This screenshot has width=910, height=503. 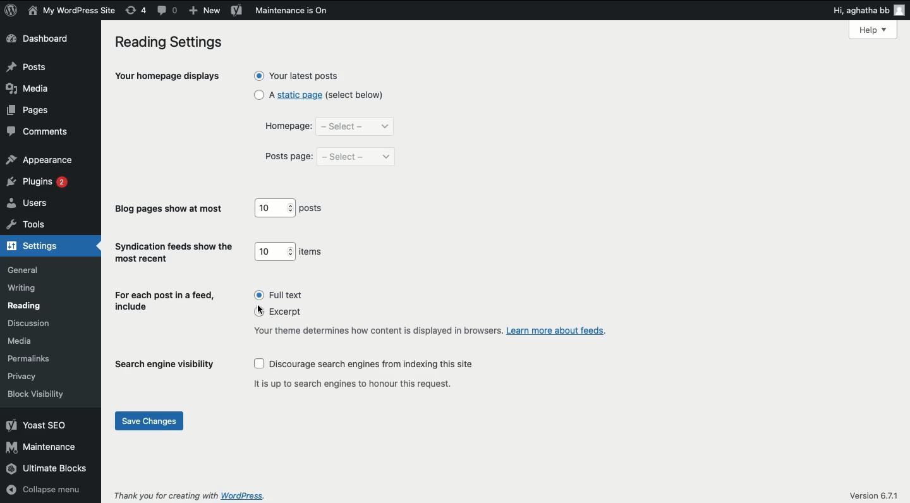 What do you see at coordinates (276, 251) in the screenshot?
I see `10` at bounding box center [276, 251].